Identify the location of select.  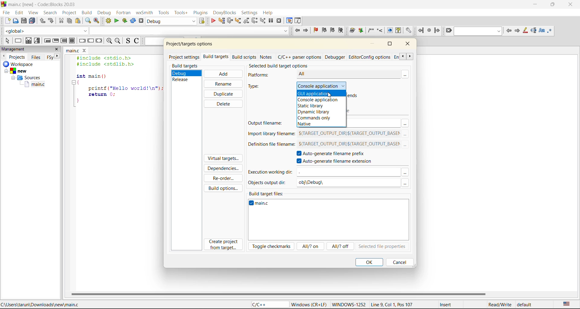
(7, 41).